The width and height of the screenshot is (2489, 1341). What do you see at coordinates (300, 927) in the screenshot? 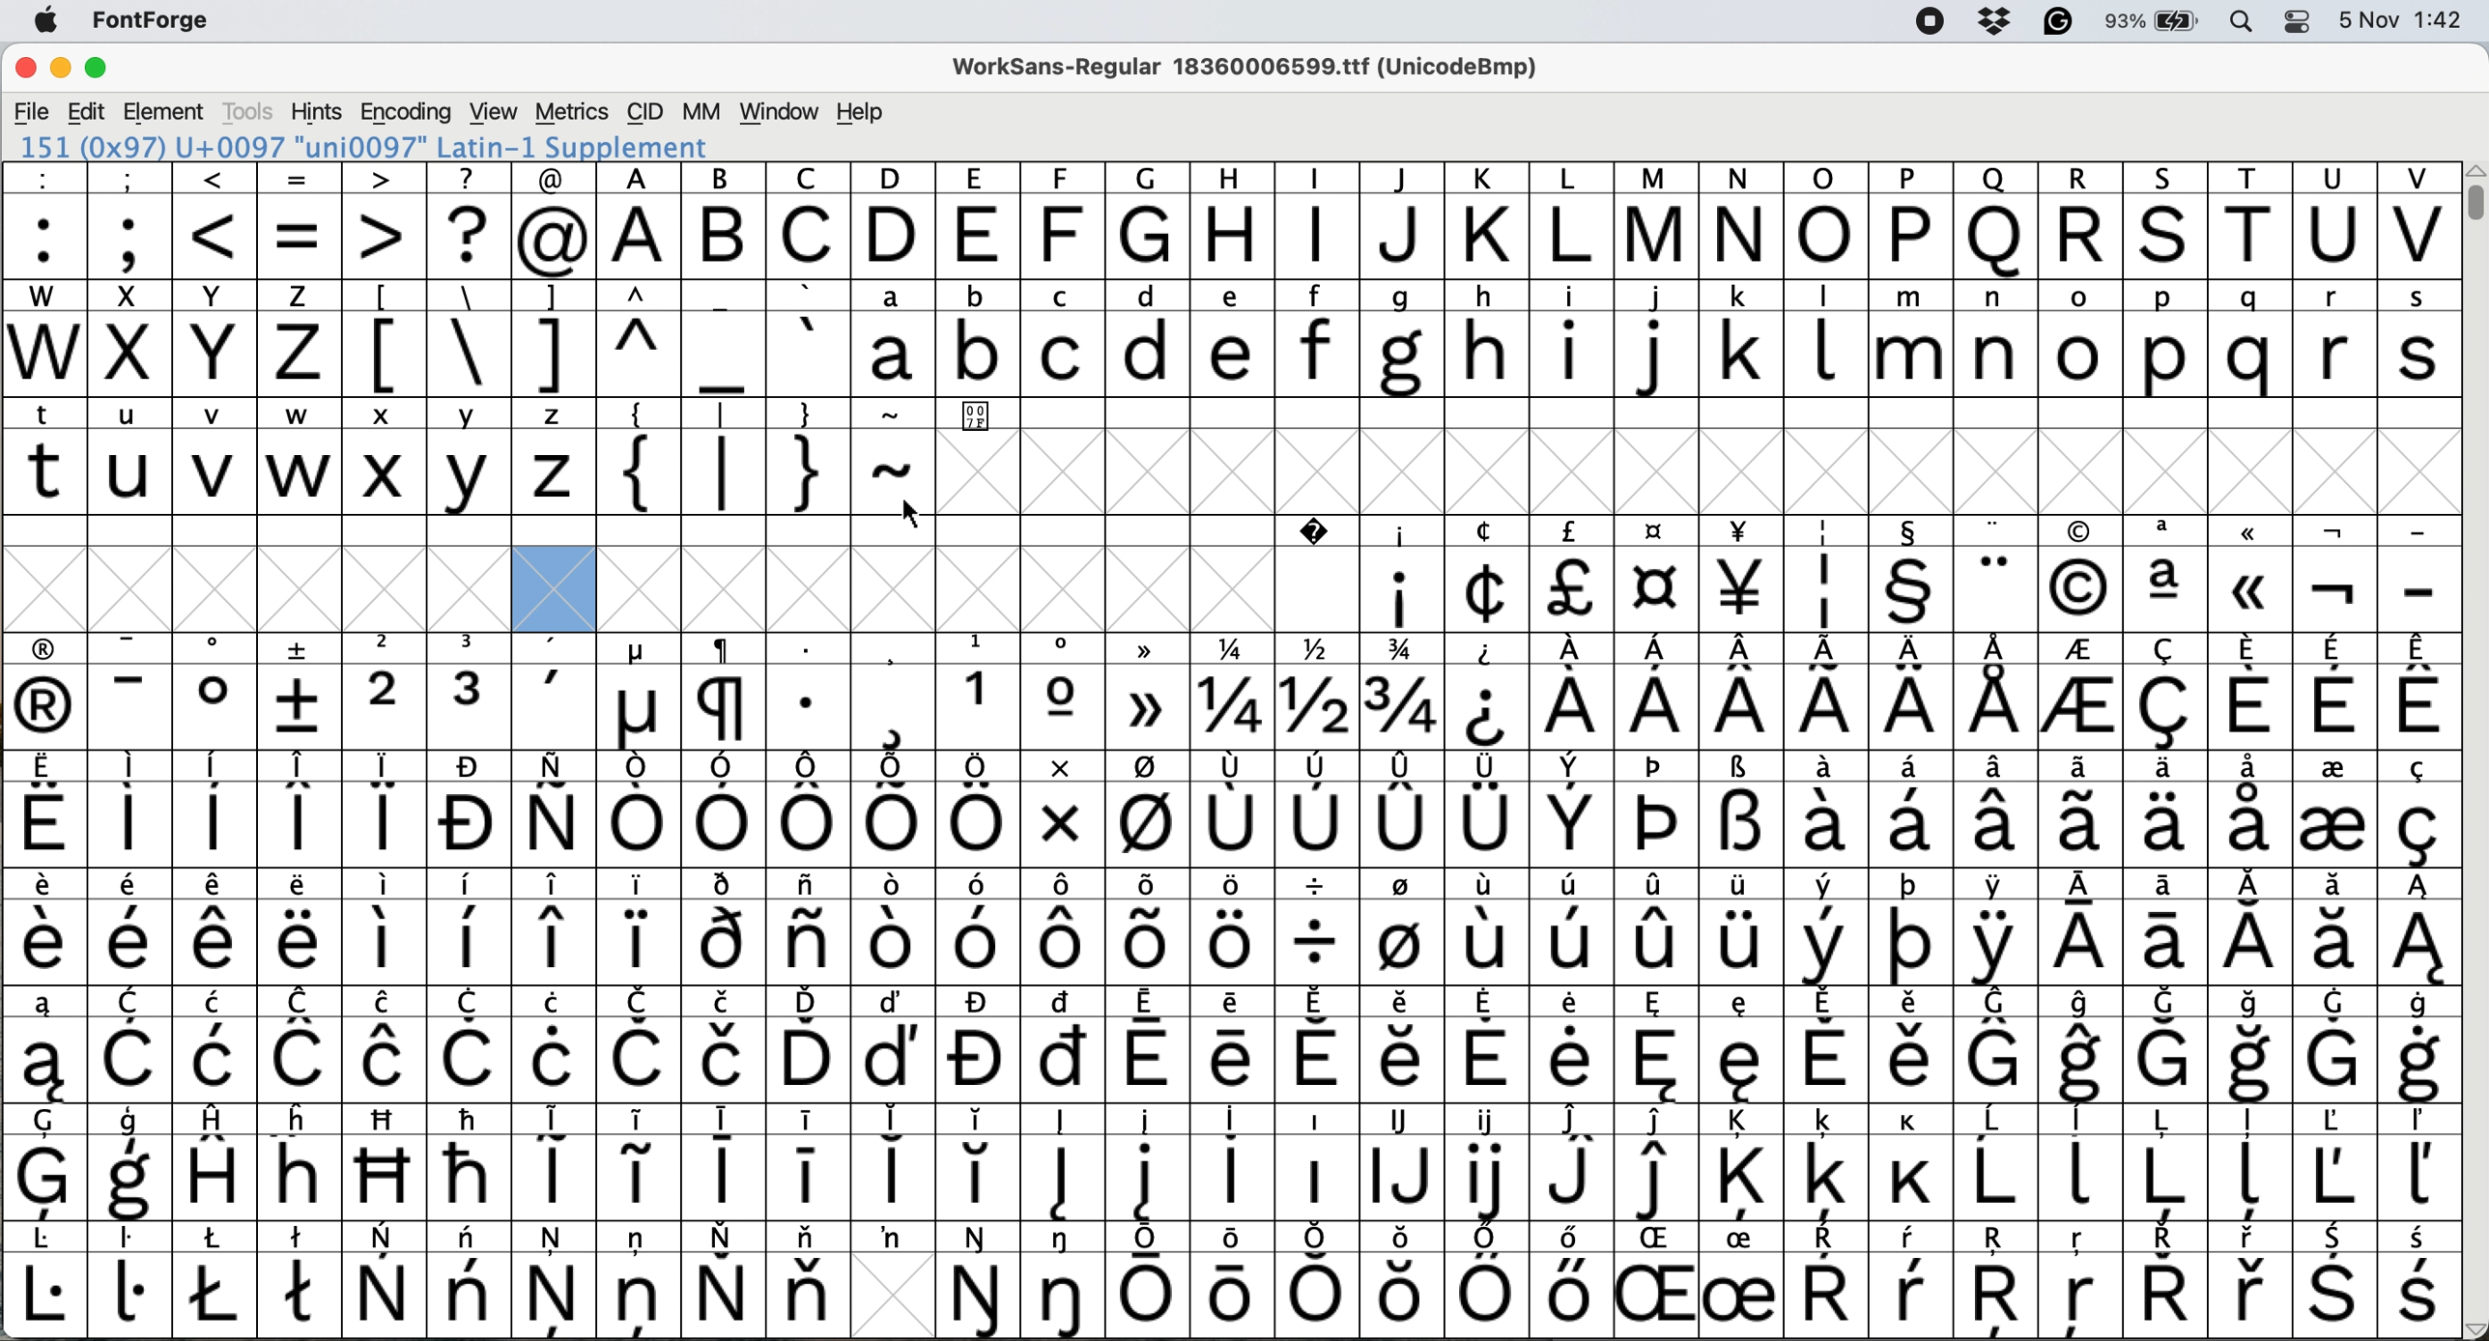
I see `symbol` at bounding box center [300, 927].